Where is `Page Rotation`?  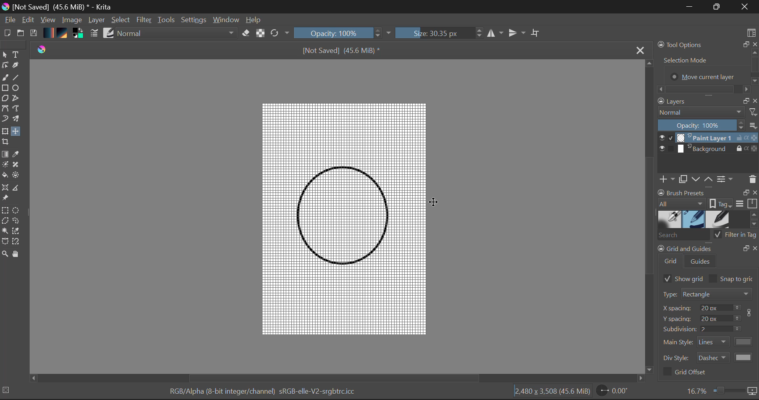 Page Rotation is located at coordinates (615, 392).